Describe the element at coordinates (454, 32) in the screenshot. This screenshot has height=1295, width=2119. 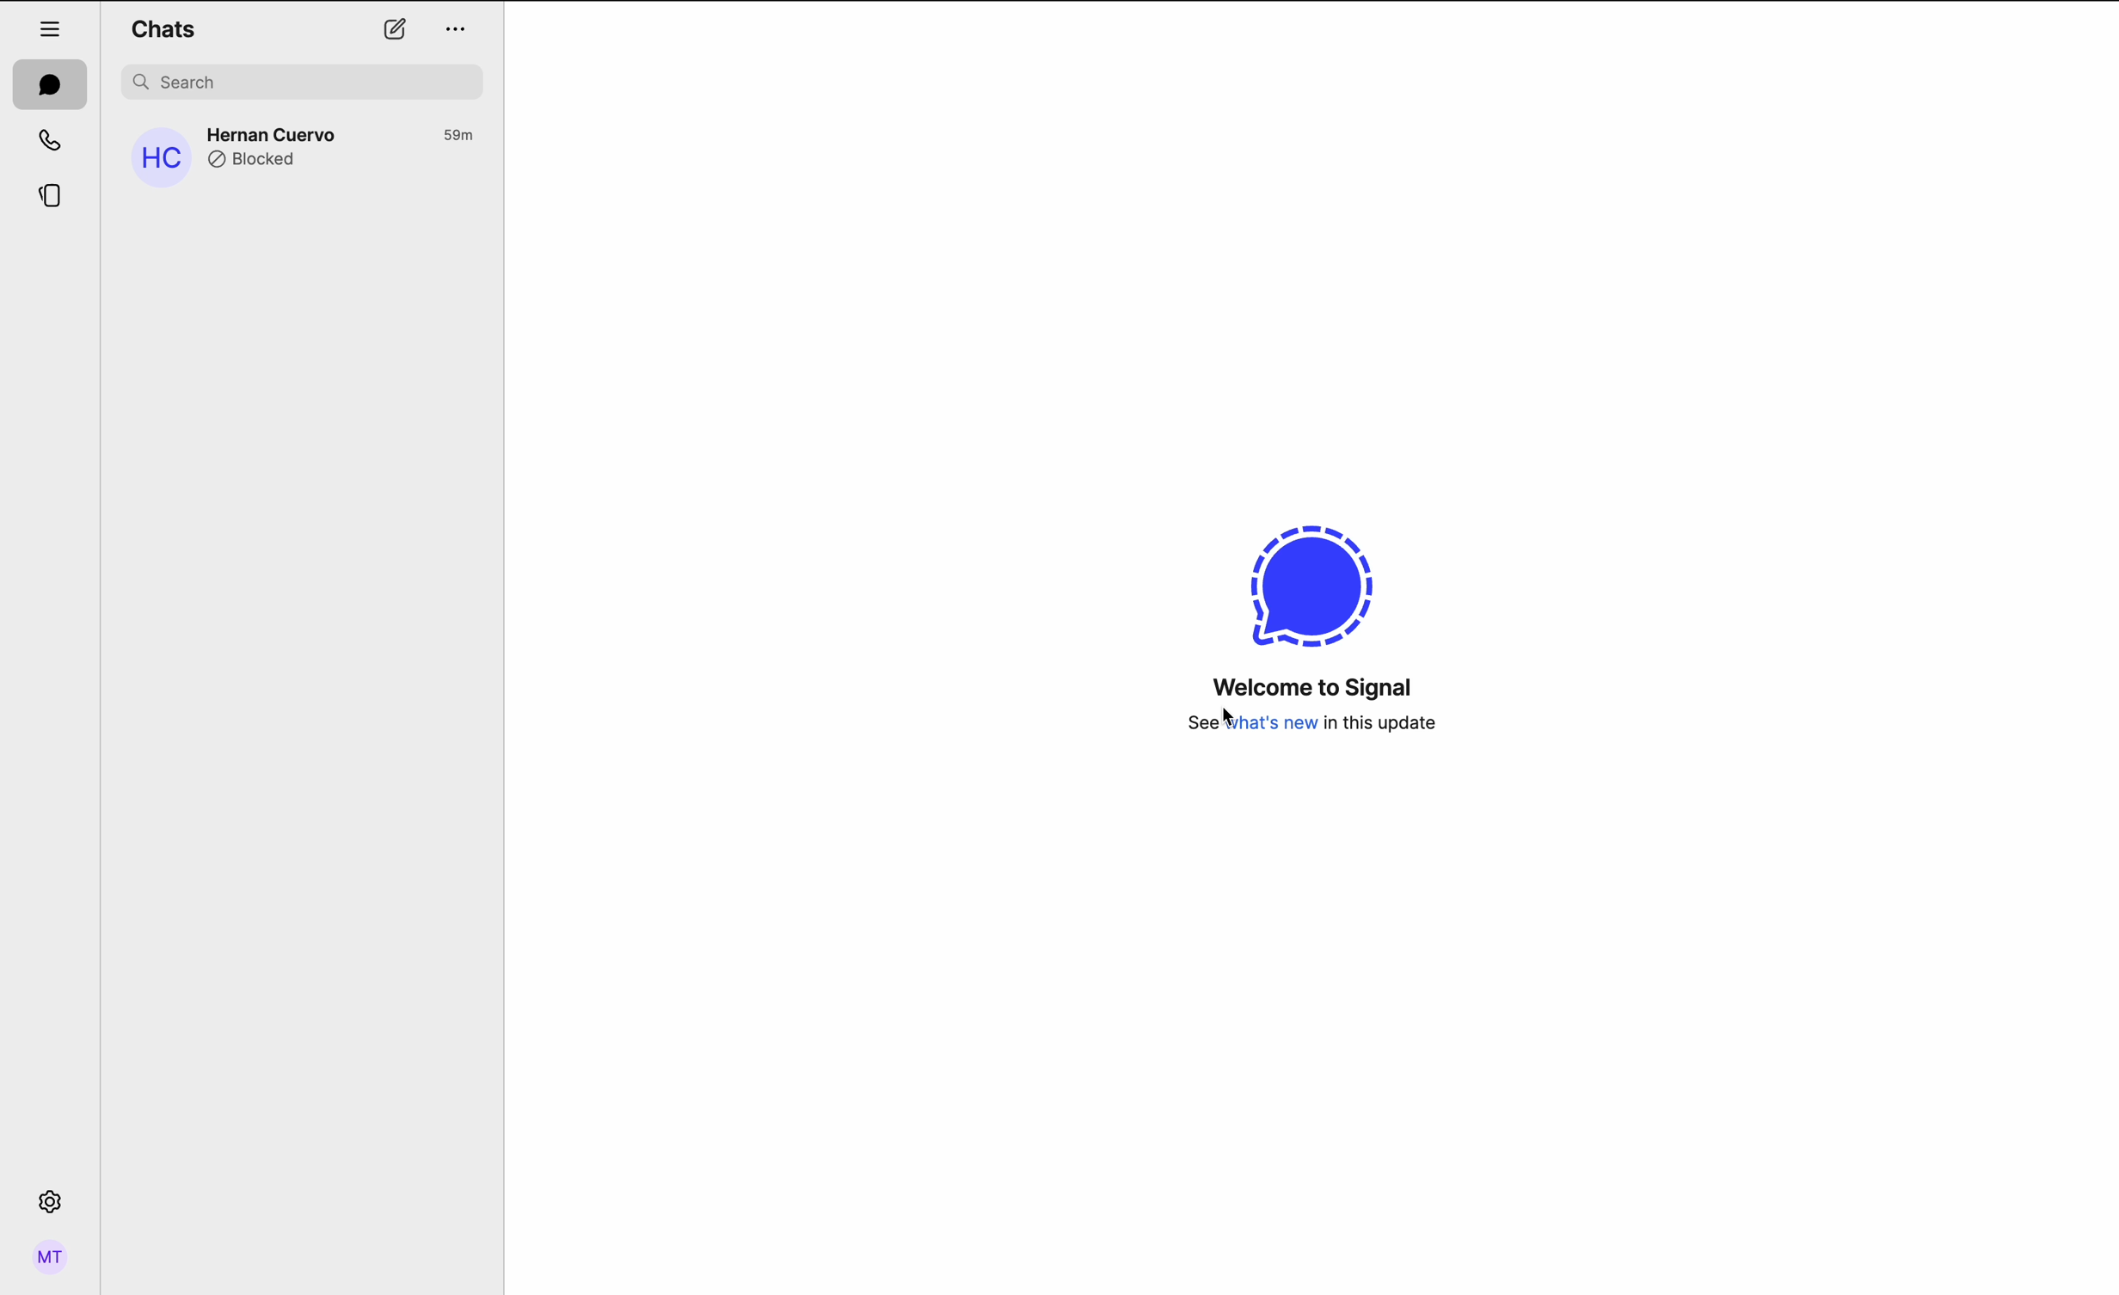
I see `options` at that location.